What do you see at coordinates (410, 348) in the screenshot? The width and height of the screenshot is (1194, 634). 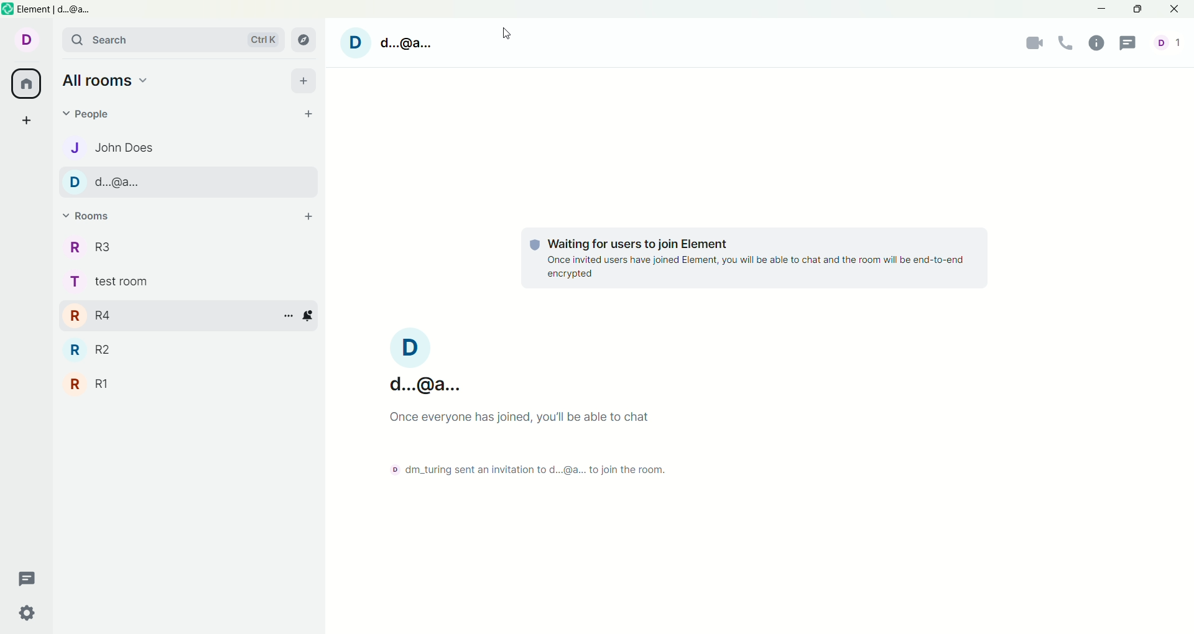 I see `Current account image` at bounding box center [410, 348].